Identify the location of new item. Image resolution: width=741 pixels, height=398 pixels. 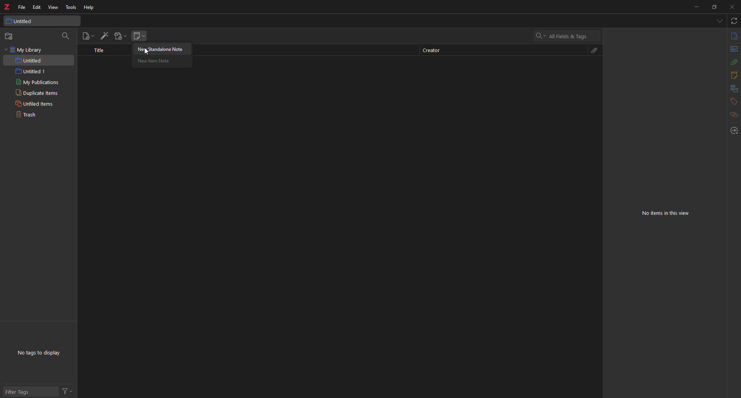
(87, 36).